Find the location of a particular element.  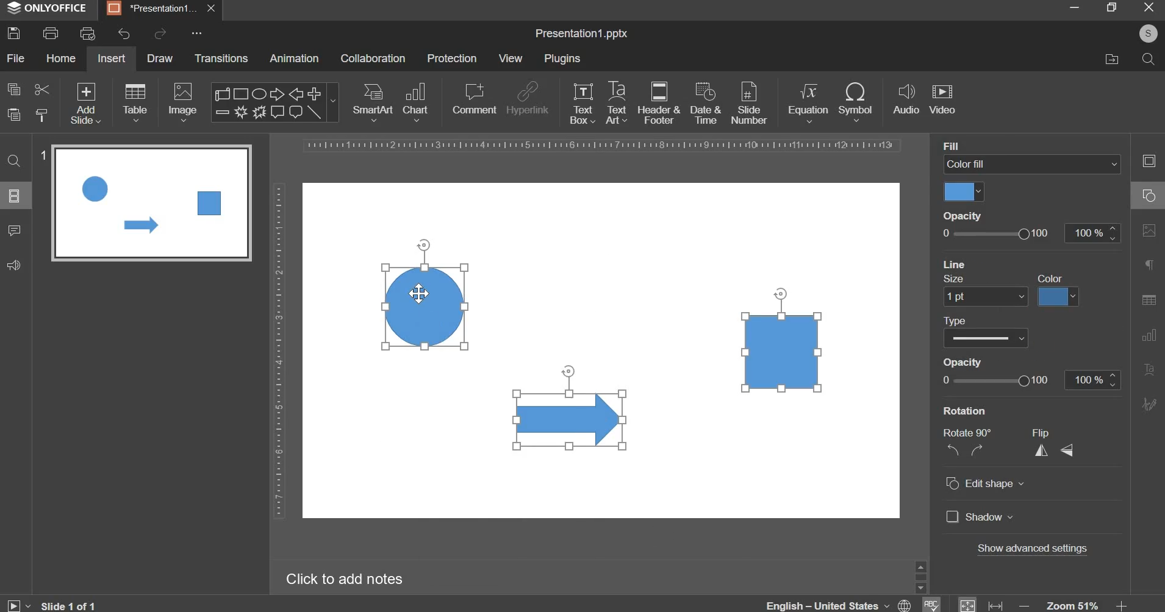

Presentation is located at coordinates (152, 9).